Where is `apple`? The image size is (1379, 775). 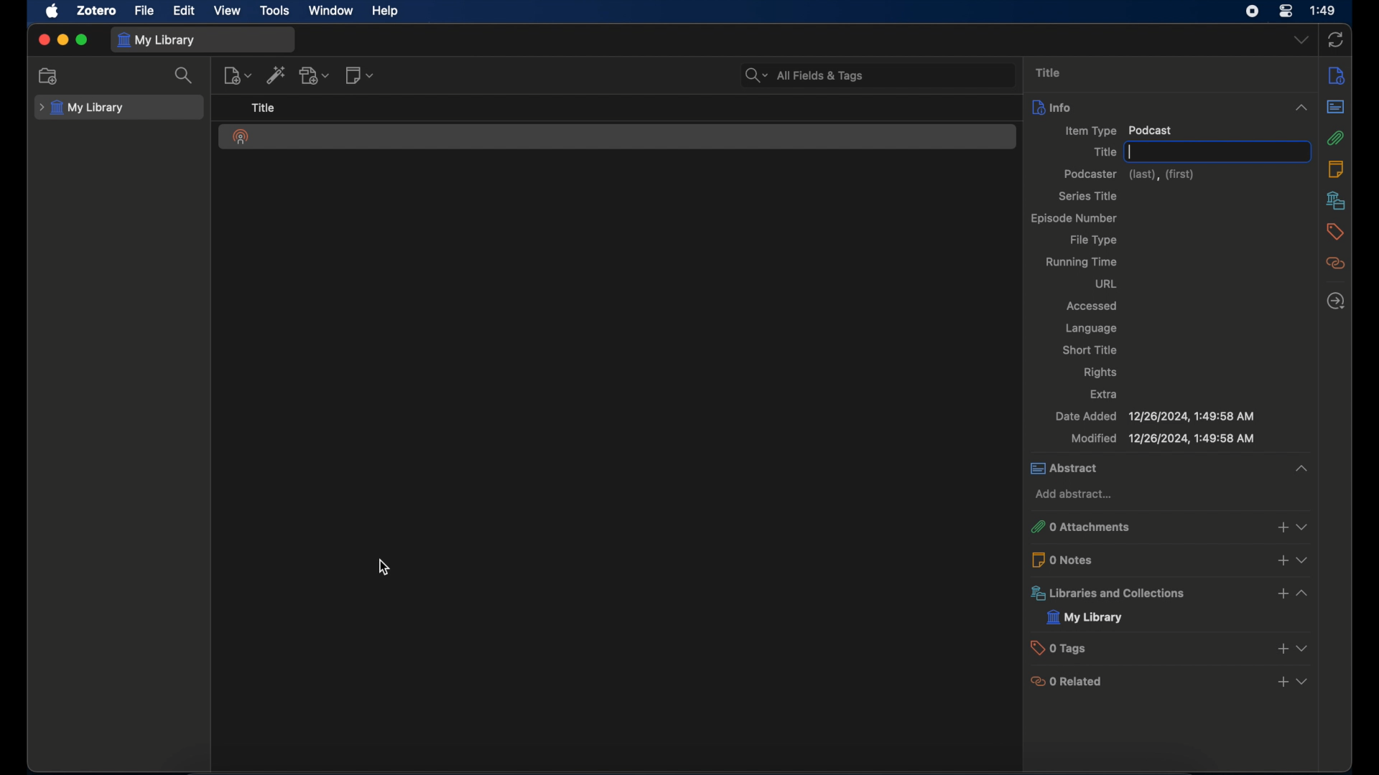
apple is located at coordinates (52, 11).